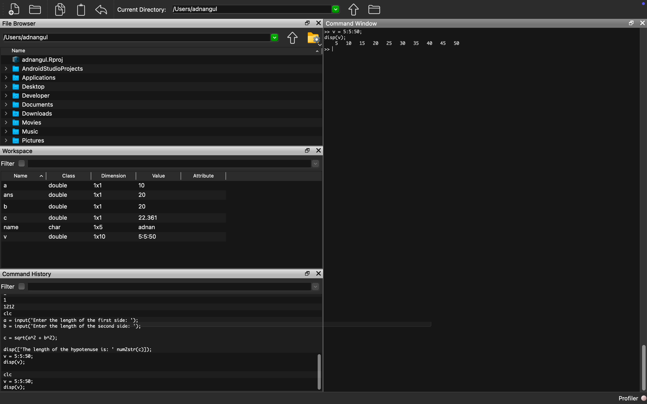  What do you see at coordinates (20, 24) in the screenshot?
I see `File Browser` at bounding box center [20, 24].